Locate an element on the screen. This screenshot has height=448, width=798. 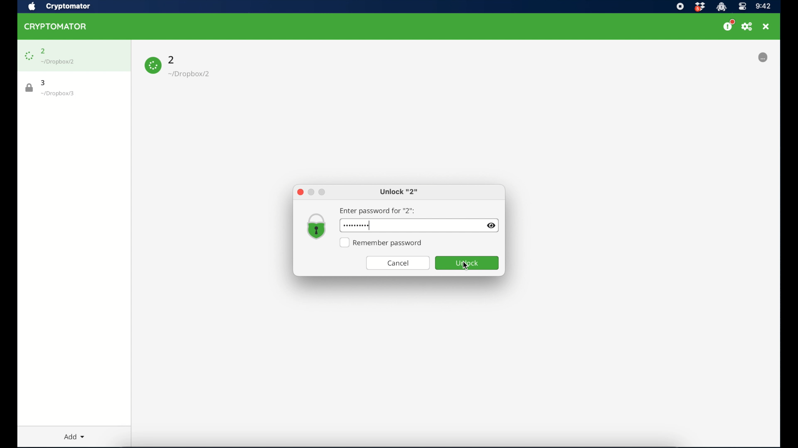
2 is located at coordinates (172, 59).